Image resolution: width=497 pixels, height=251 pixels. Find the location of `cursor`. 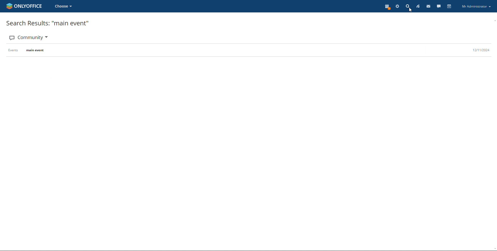

cursor is located at coordinates (410, 11).